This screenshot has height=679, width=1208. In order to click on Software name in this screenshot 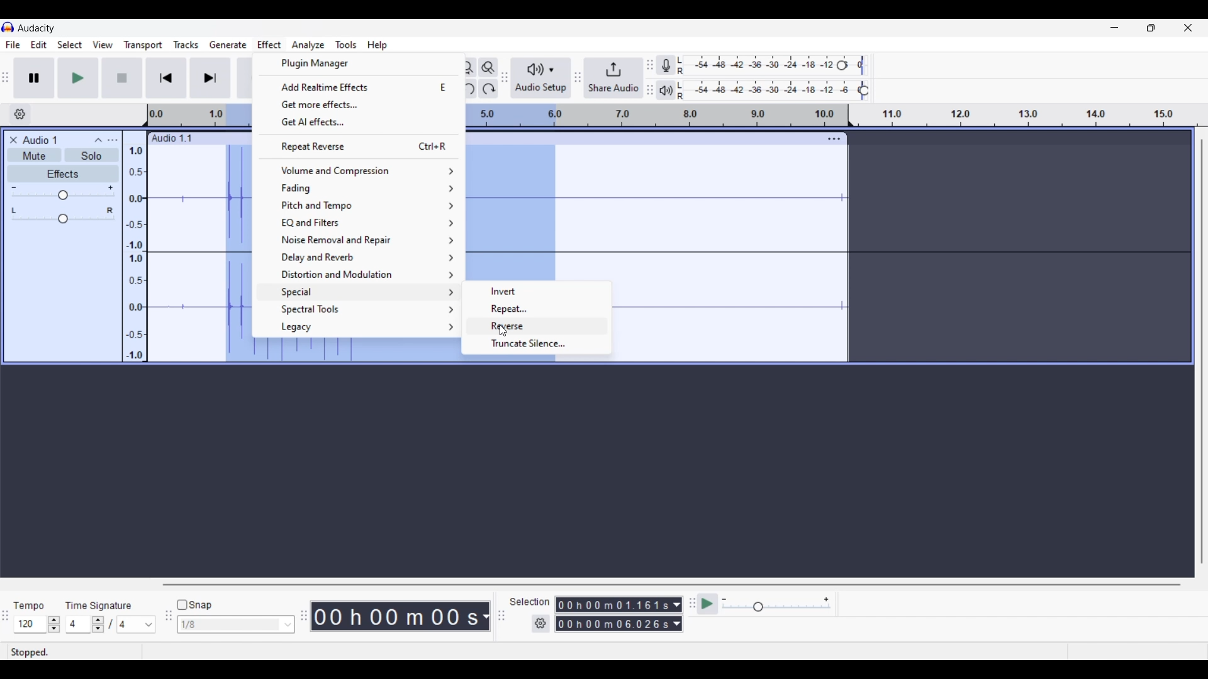, I will do `click(37, 28)`.